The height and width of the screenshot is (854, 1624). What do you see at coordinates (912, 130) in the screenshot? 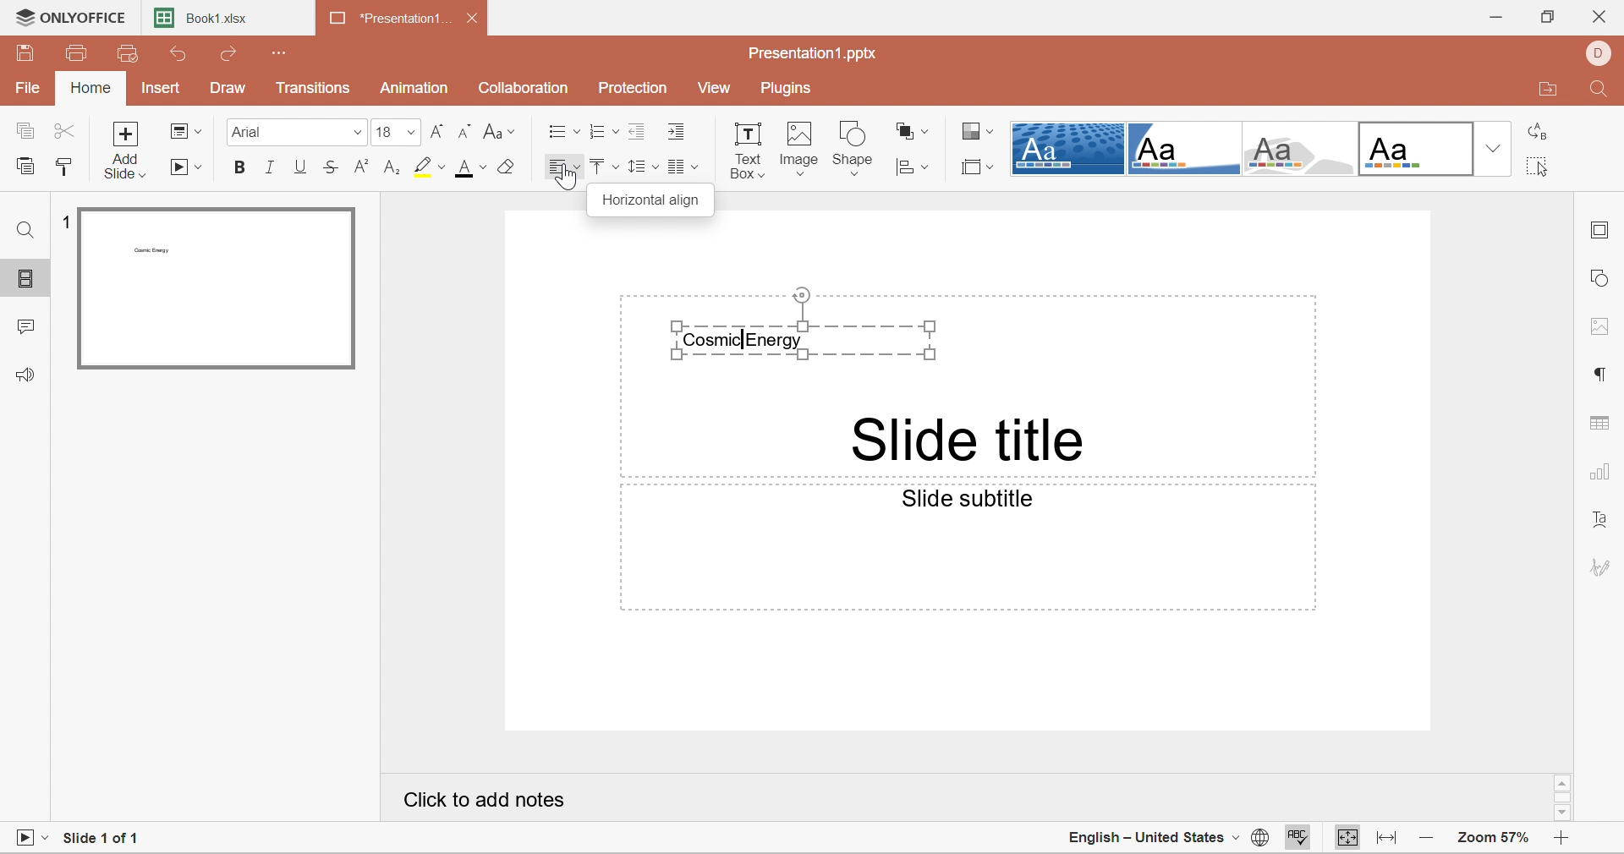
I see `Arrange shapes` at bounding box center [912, 130].